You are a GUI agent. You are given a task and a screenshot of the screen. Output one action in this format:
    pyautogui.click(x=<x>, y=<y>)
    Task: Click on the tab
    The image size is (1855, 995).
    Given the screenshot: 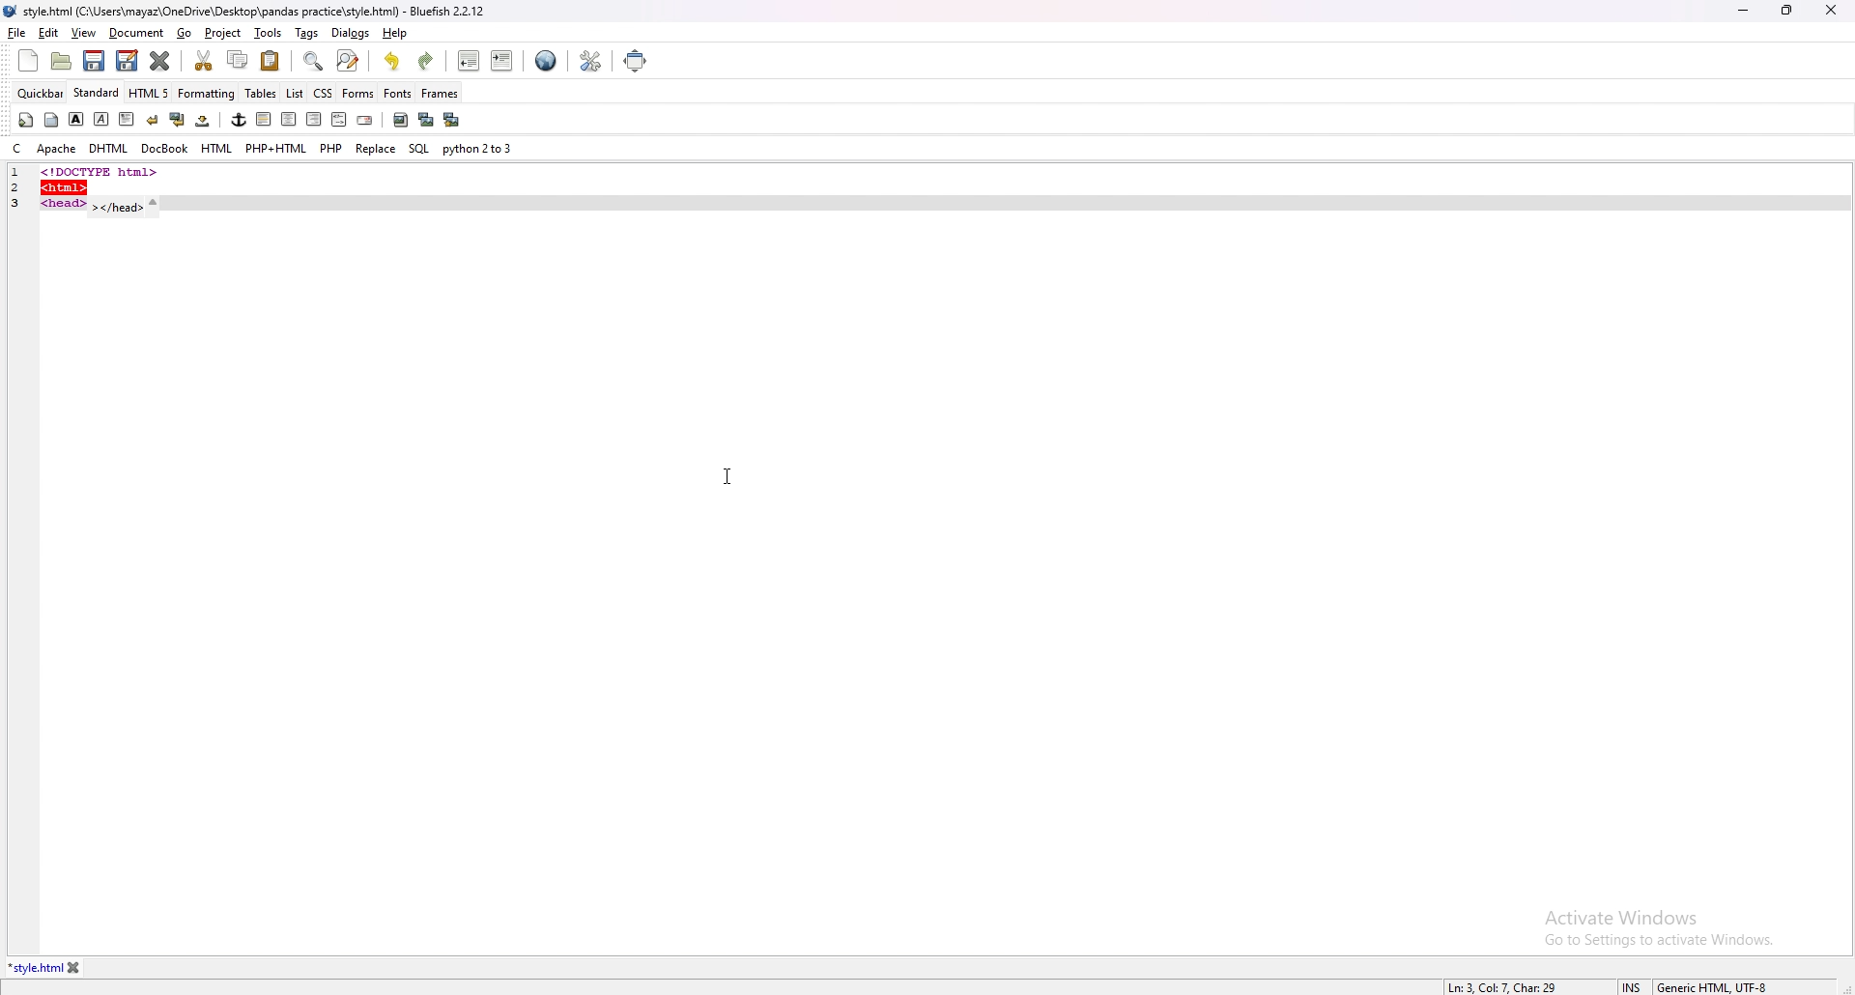 What is the action you would take?
    pyautogui.click(x=35, y=968)
    